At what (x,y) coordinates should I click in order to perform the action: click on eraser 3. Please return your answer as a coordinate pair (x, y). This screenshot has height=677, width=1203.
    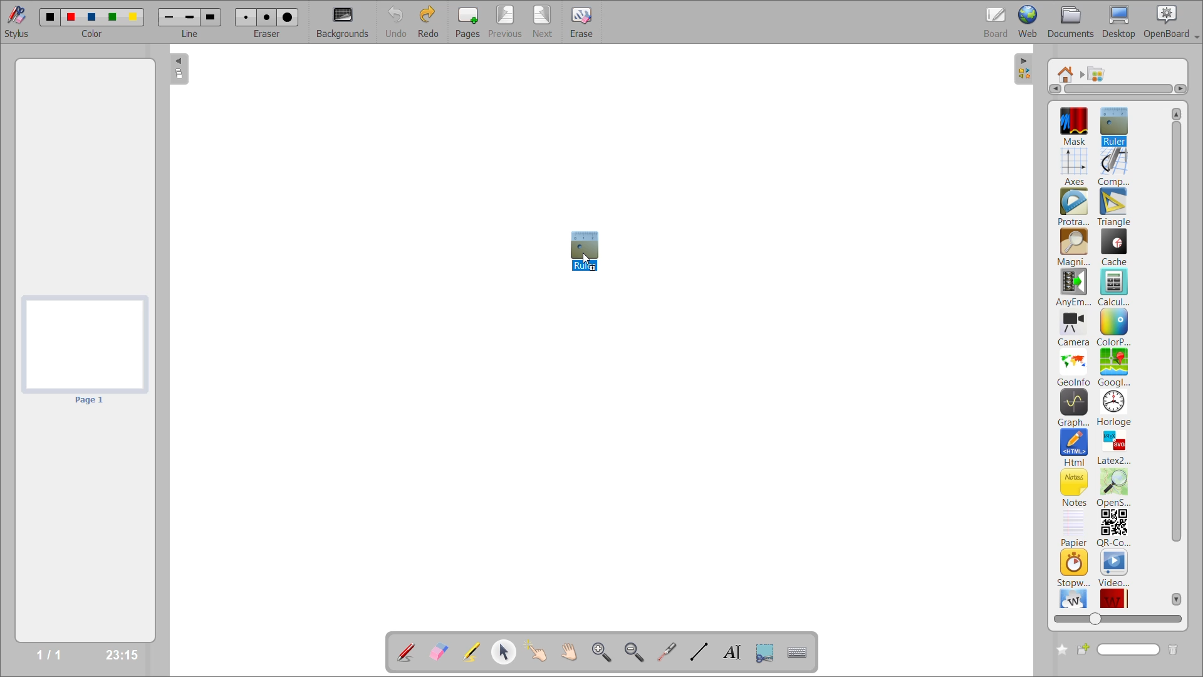
    Looking at the image, I should click on (288, 16).